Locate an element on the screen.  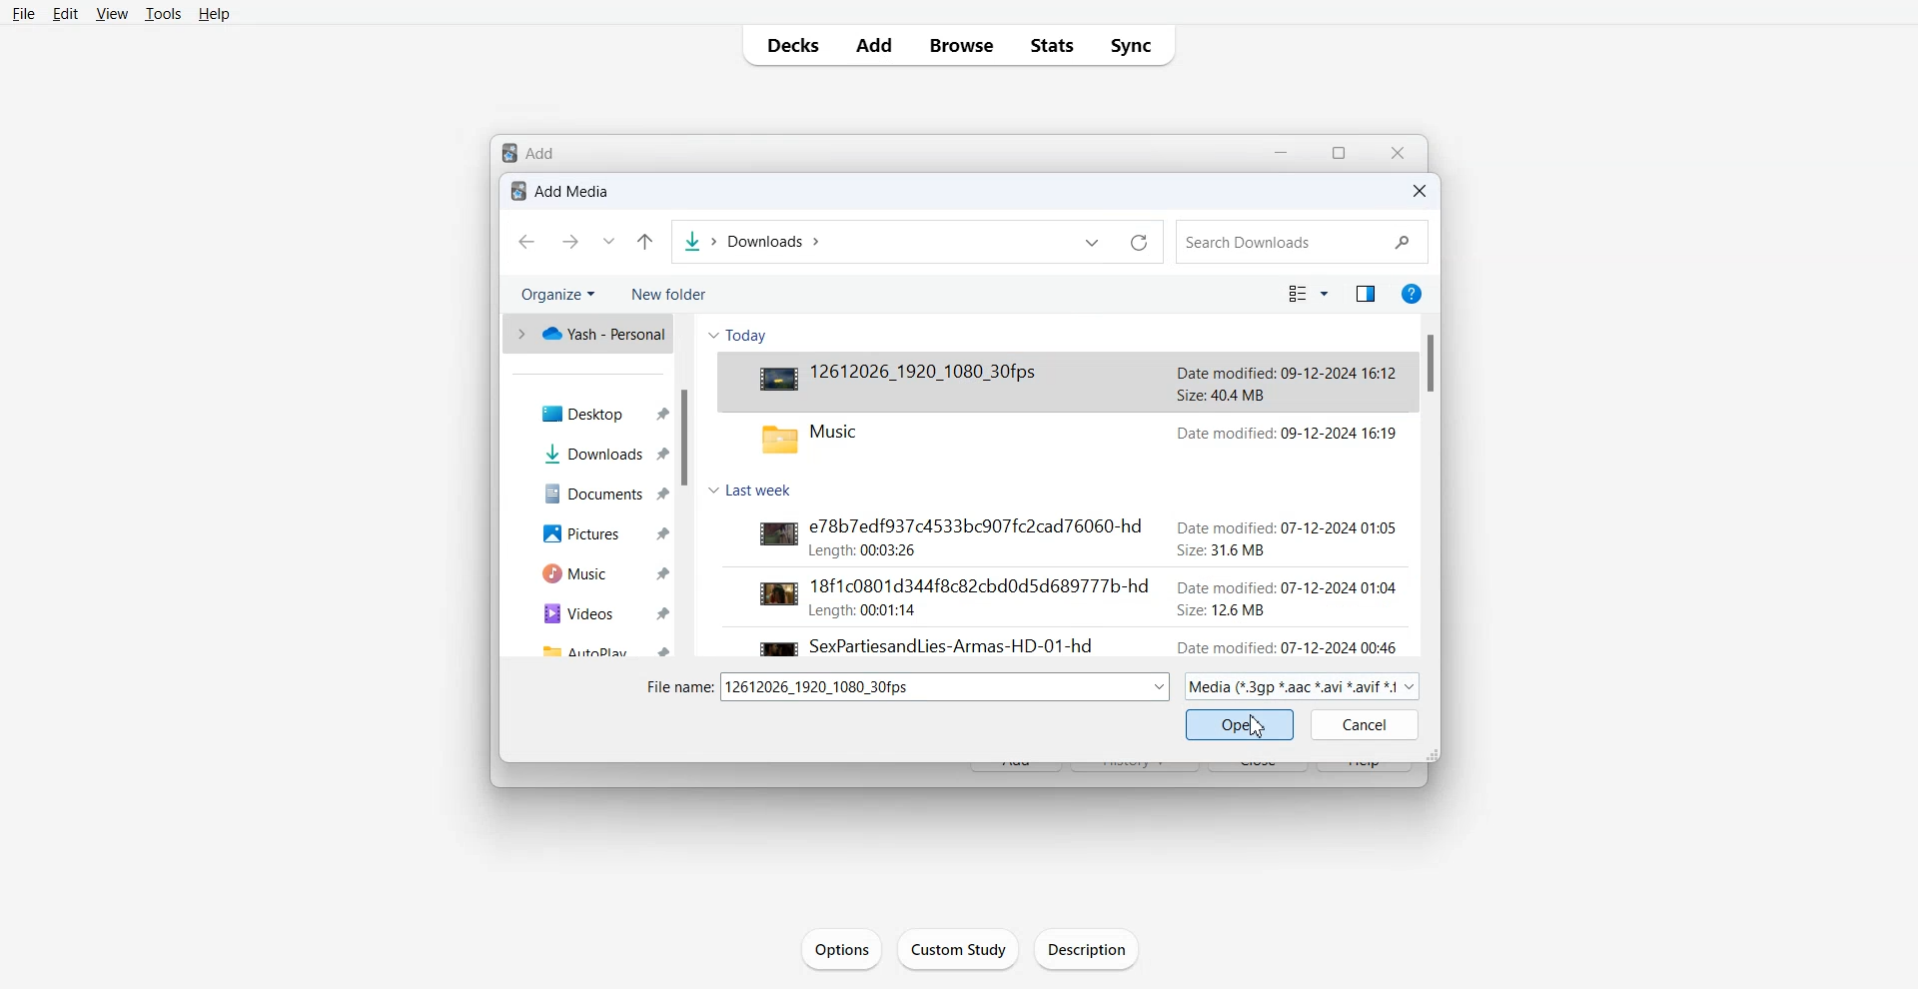
Minimize is located at coordinates (1279, 151).